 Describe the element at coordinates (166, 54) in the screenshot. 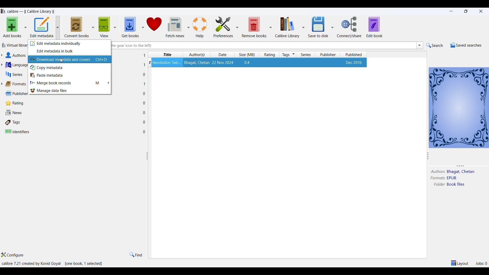

I see `title` at that location.